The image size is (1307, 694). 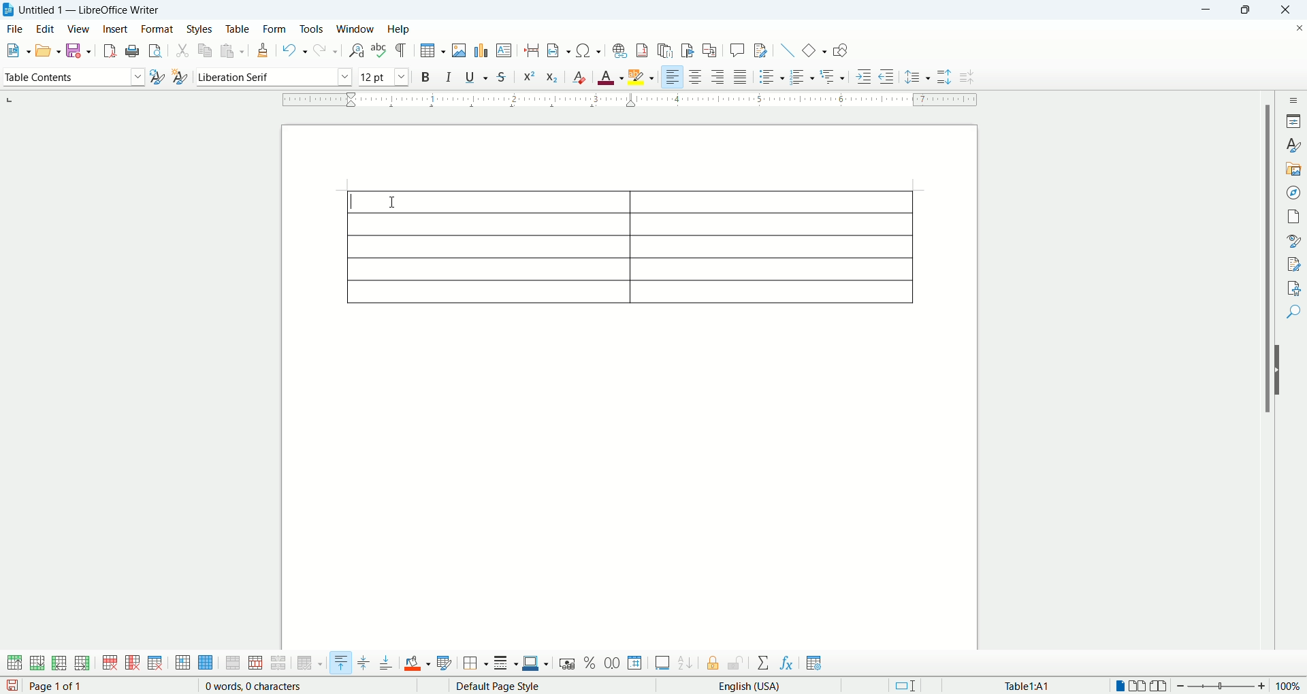 I want to click on print preview, so click(x=157, y=48).